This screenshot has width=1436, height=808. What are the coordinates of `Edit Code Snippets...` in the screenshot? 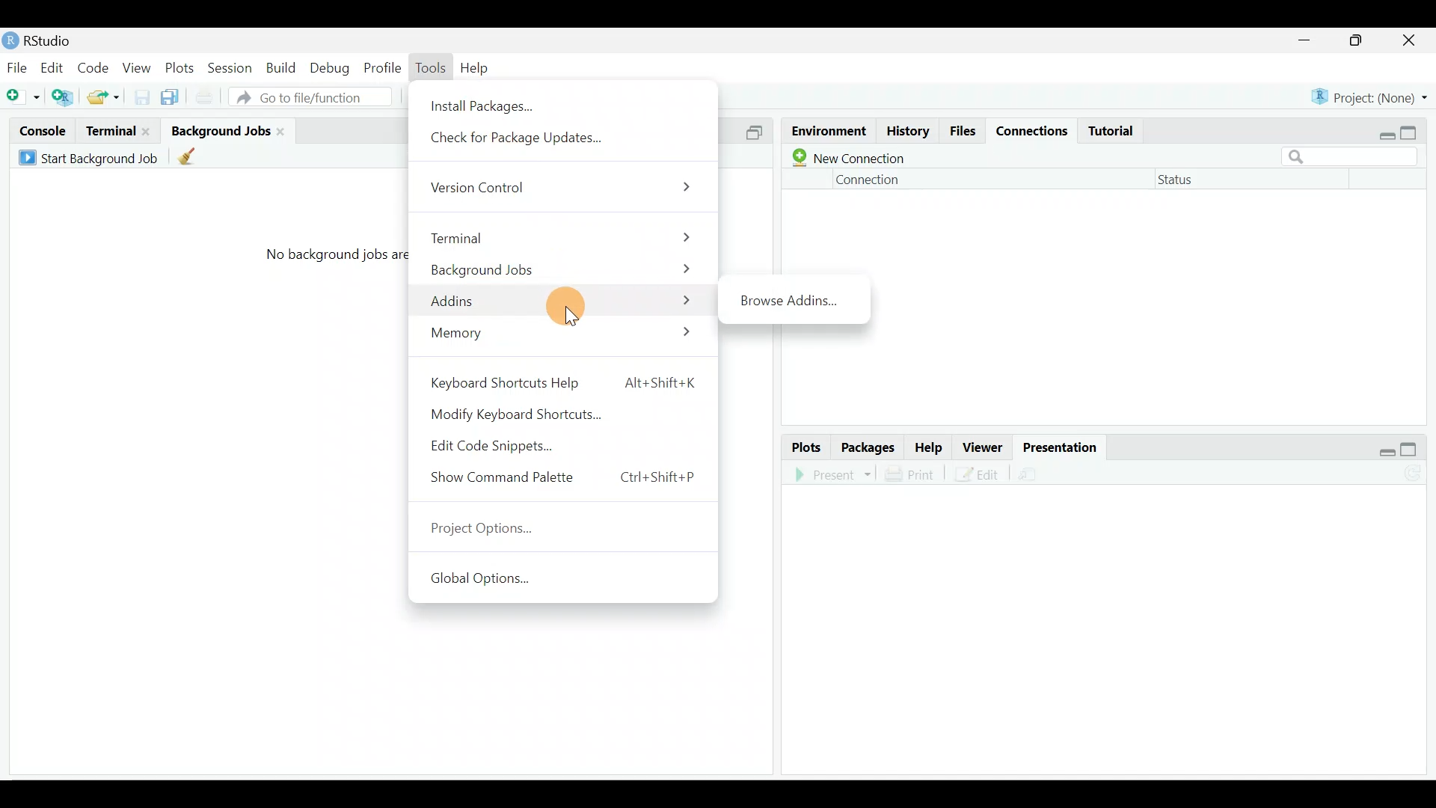 It's located at (501, 445).